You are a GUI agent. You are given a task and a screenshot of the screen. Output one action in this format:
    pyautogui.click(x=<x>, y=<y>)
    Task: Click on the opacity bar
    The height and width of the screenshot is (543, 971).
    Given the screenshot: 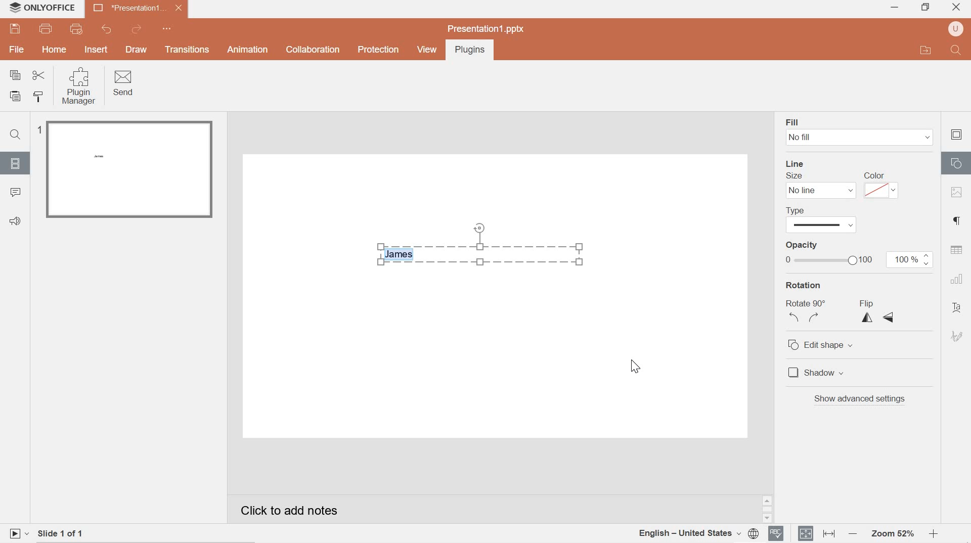 What is the action you would take?
    pyautogui.click(x=827, y=261)
    